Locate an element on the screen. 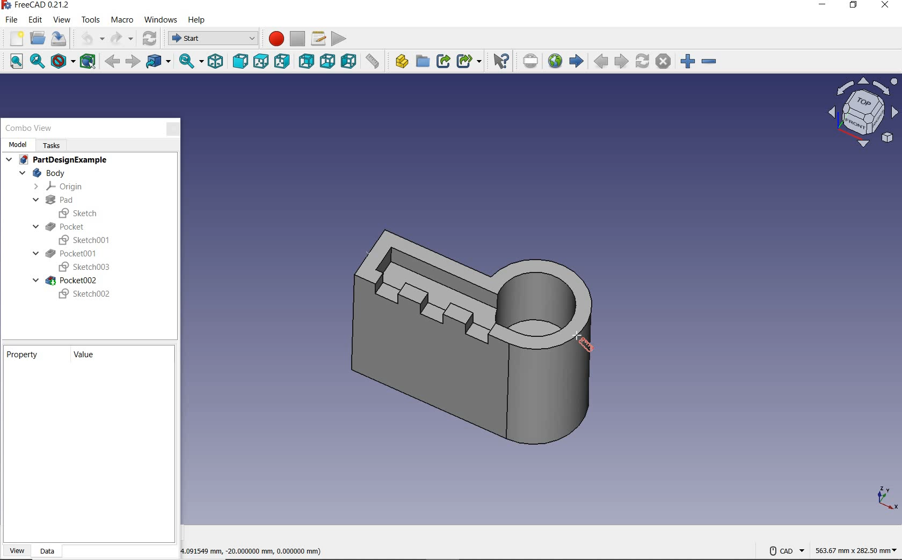 The width and height of the screenshot is (902, 560). SKETCH001 is located at coordinates (86, 239).